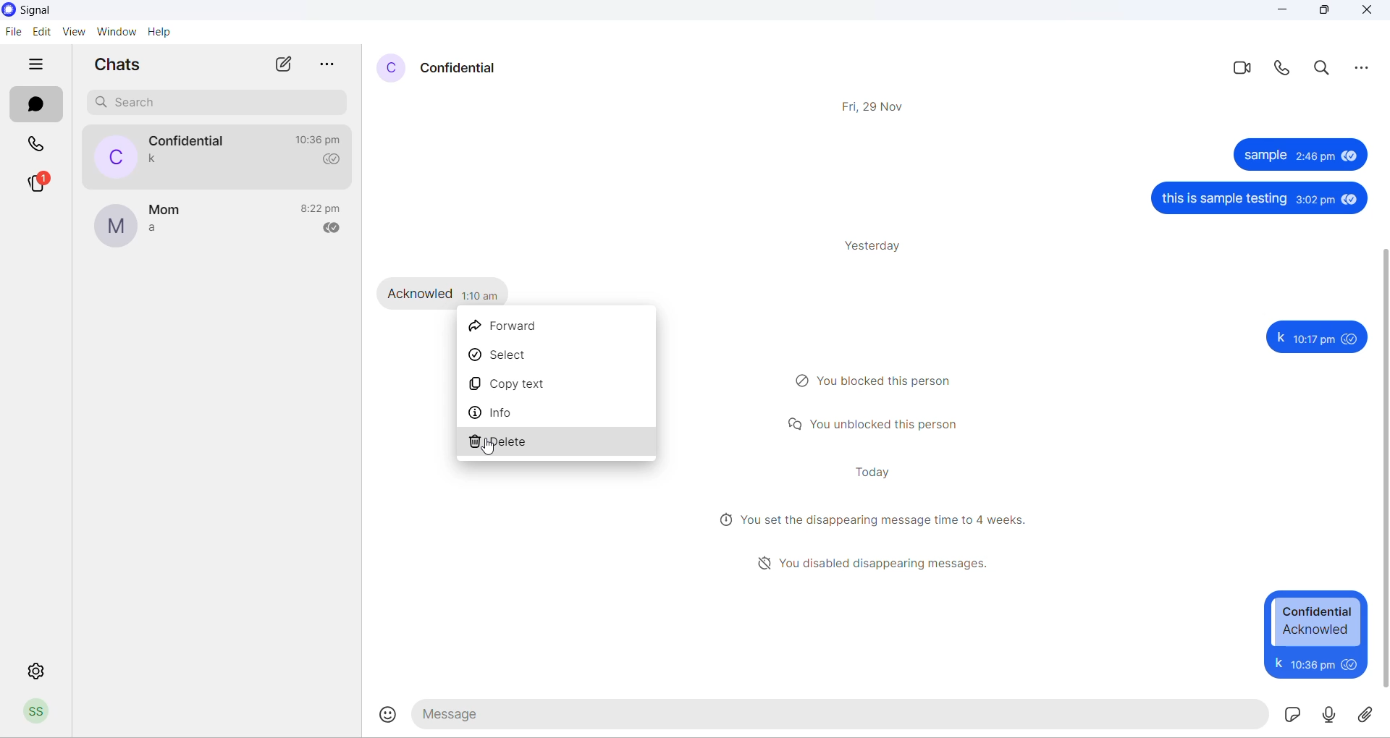 This screenshot has height=738, width=1390. Describe the element at coordinates (172, 211) in the screenshot. I see `contact name` at that location.